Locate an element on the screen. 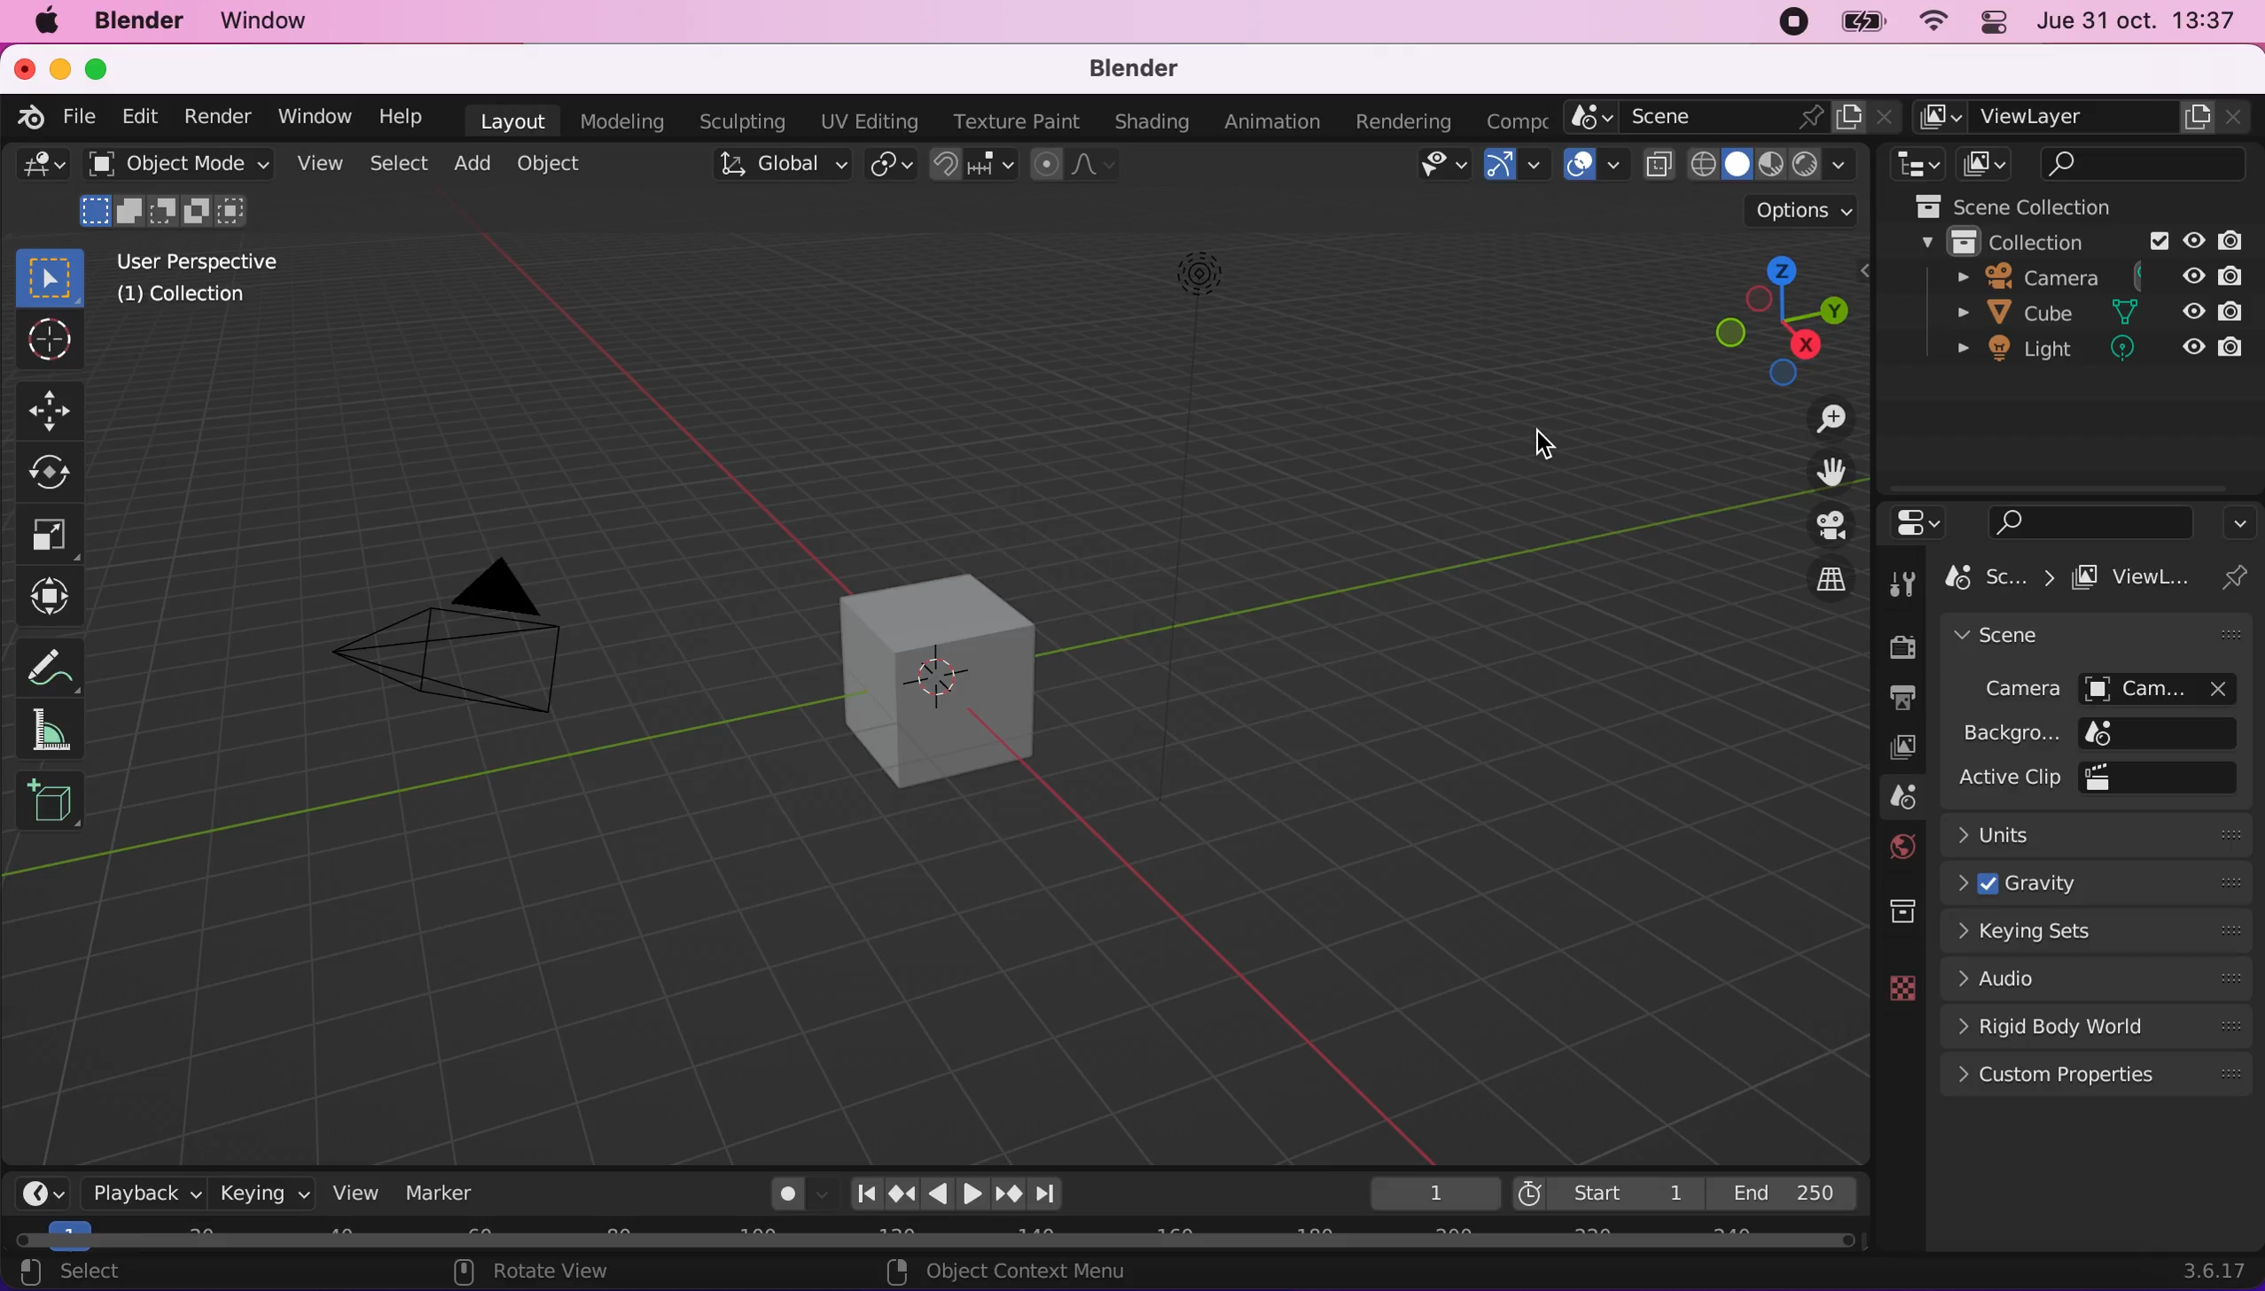  panel control is located at coordinates (1996, 23).